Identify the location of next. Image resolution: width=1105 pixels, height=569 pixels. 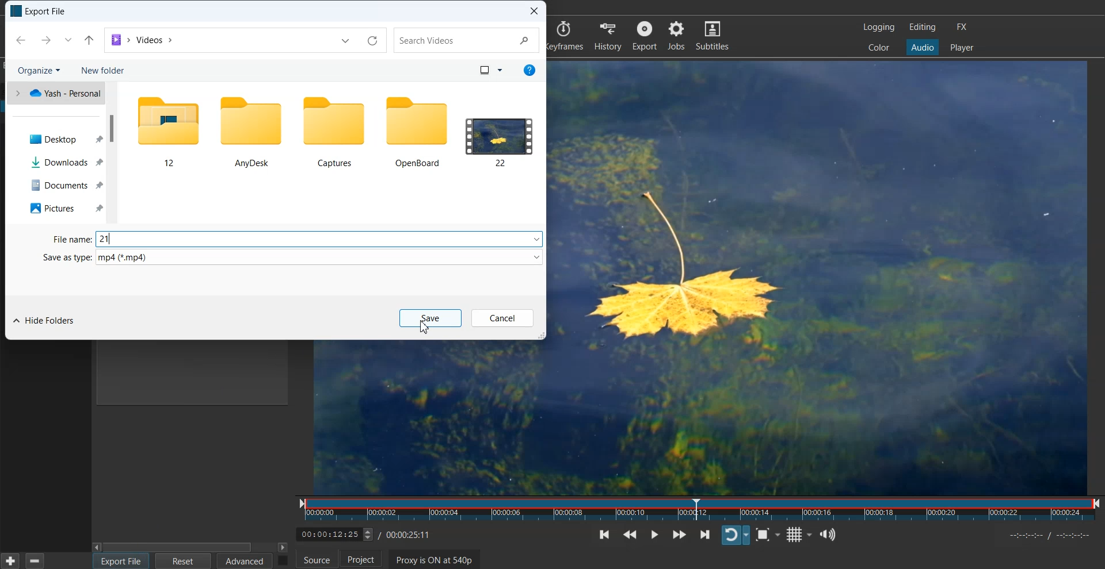
(47, 40).